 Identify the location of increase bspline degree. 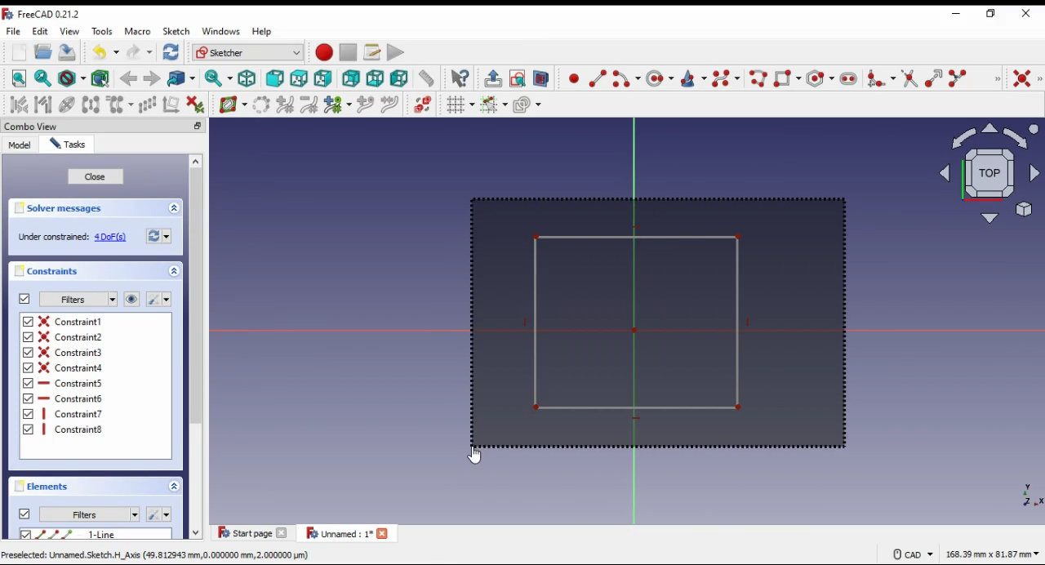
(286, 105).